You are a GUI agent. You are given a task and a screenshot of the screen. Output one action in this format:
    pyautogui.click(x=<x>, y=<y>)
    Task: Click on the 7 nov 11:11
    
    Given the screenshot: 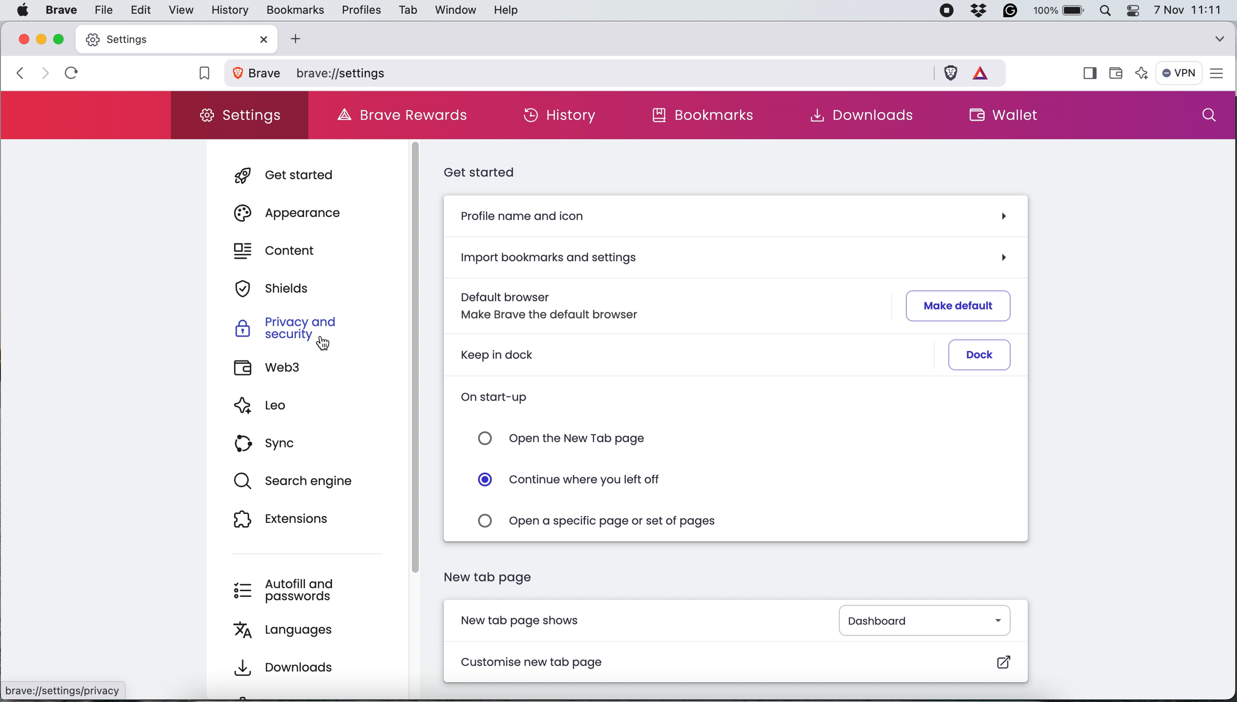 What is the action you would take?
    pyautogui.click(x=1188, y=10)
    